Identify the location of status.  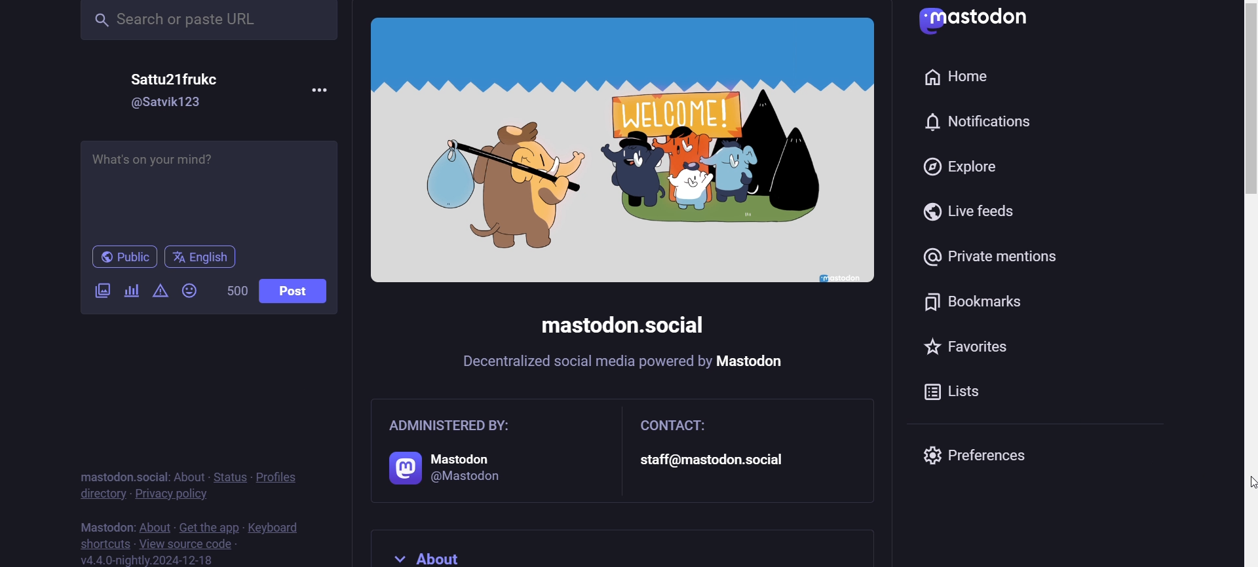
(233, 477).